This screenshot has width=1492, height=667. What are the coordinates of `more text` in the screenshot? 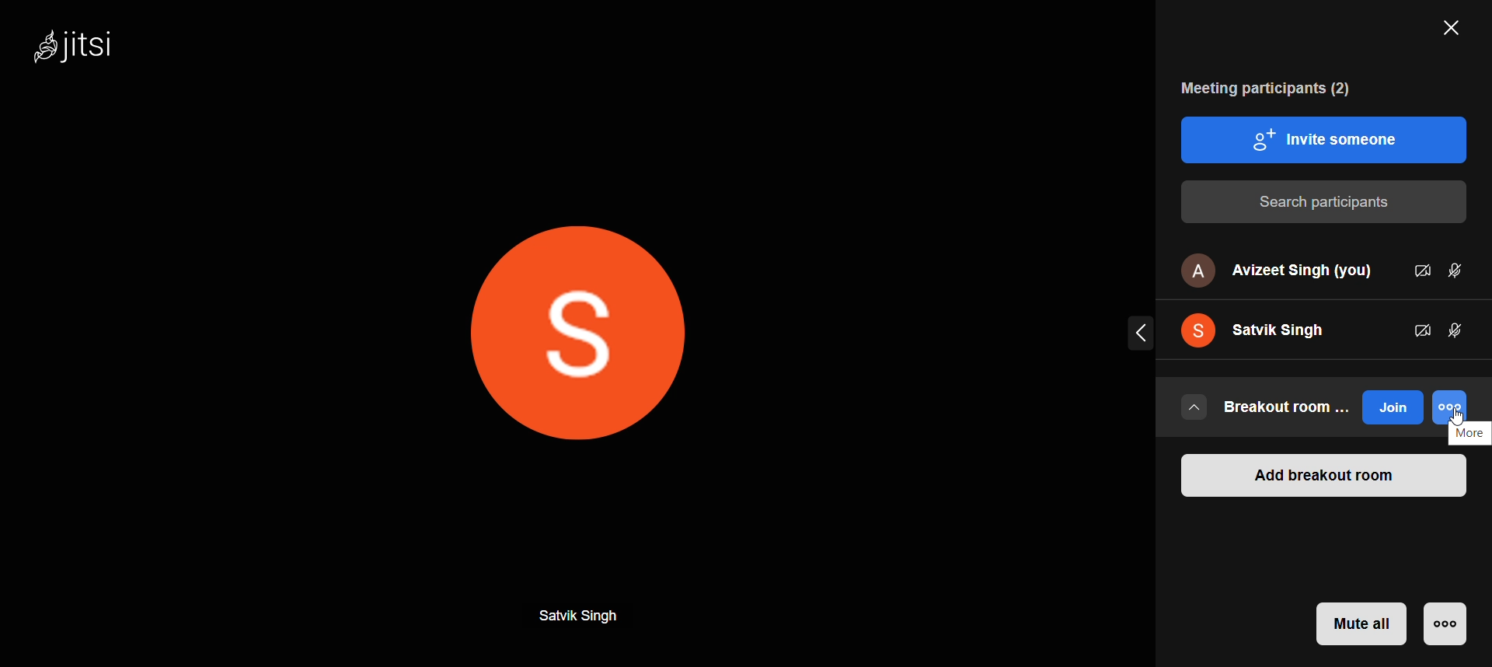 It's located at (1471, 435).